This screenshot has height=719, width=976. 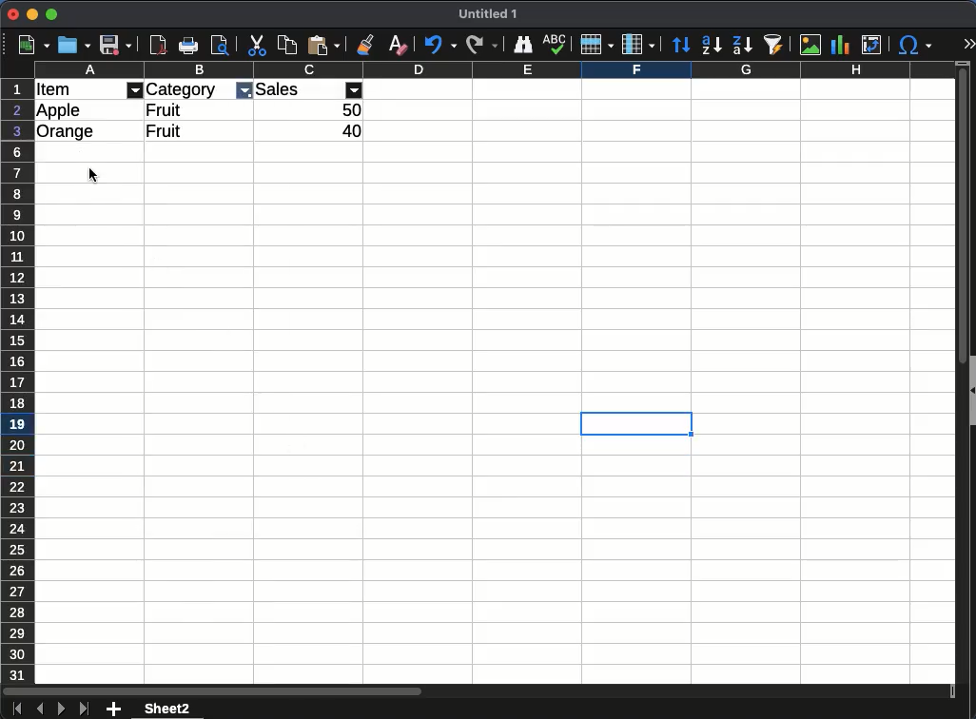 I want to click on maximize, so click(x=50, y=14).